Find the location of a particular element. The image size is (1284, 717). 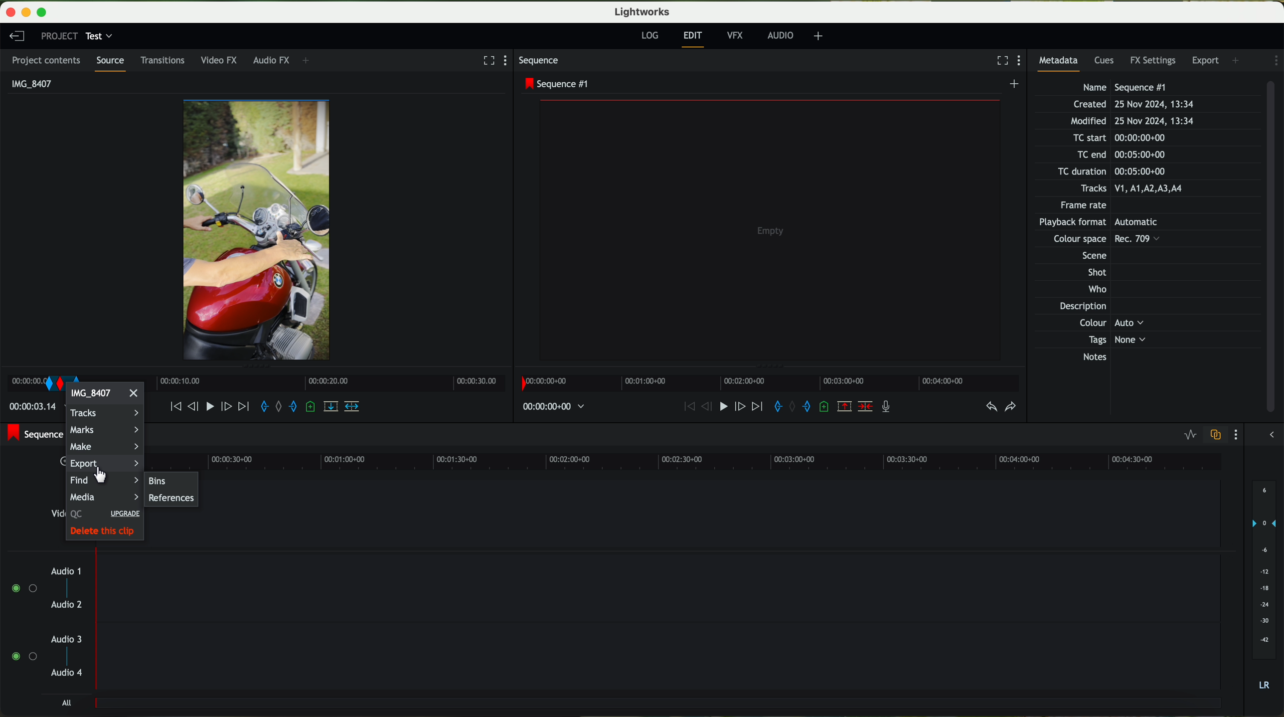

VFX is located at coordinates (737, 37).